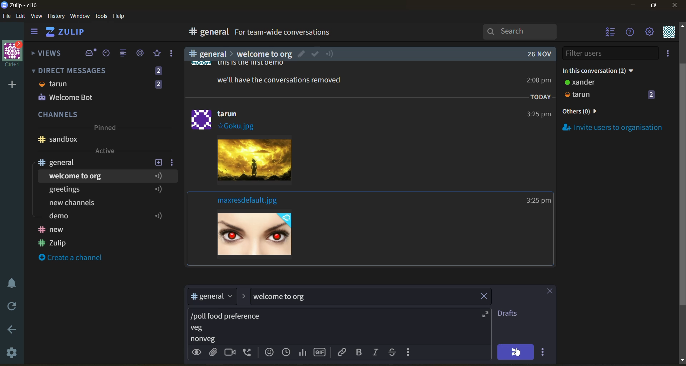  I want to click on app name and organisation name, so click(19, 5).